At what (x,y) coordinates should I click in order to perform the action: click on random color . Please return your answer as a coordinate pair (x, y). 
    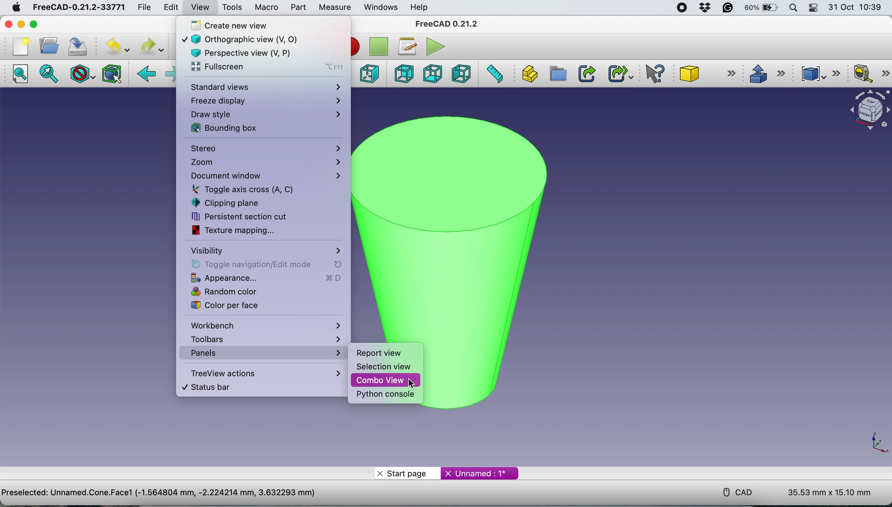
    Looking at the image, I should click on (258, 292).